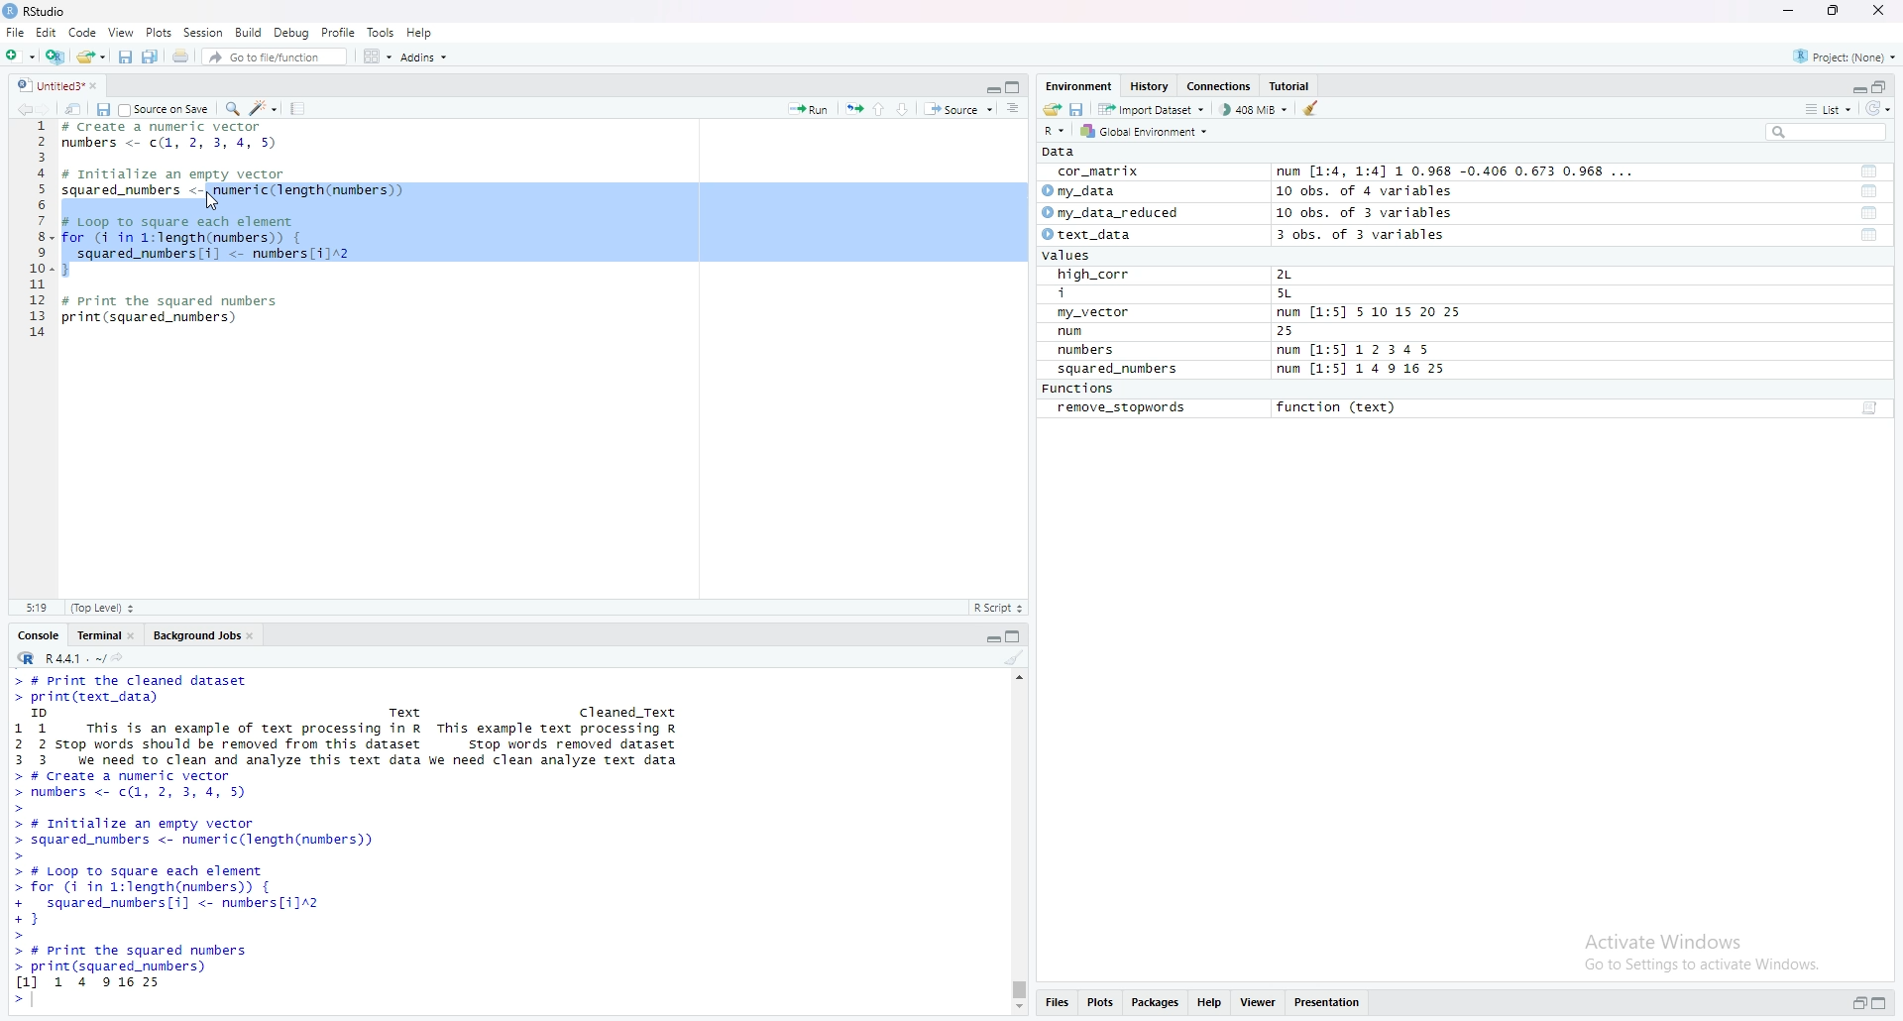 This screenshot has width=1903, height=1021. I want to click on i, so click(1097, 294).